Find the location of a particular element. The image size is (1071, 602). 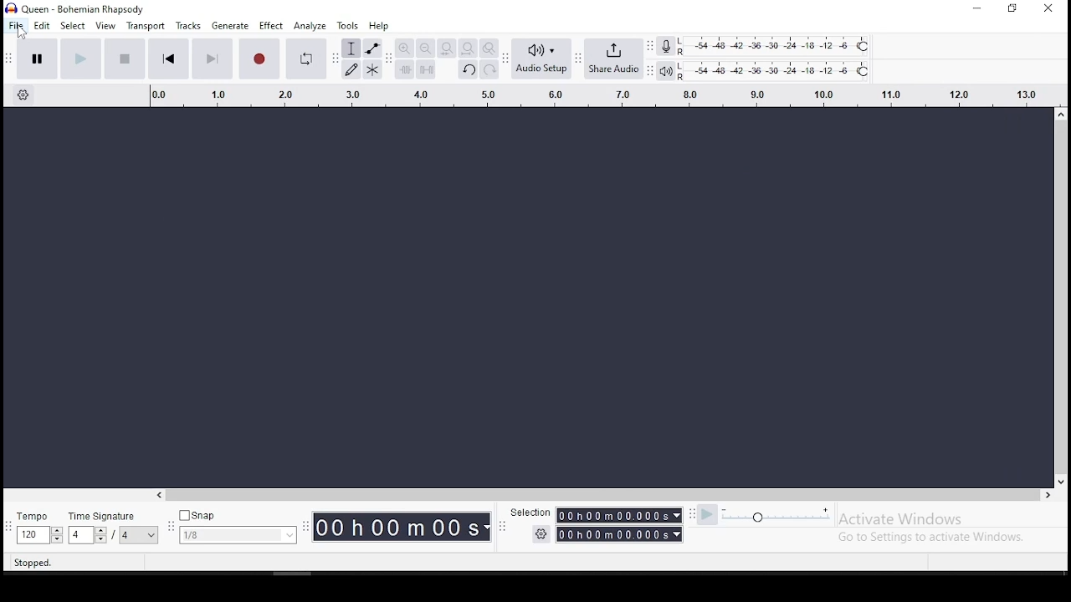

undo is located at coordinates (468, 71).